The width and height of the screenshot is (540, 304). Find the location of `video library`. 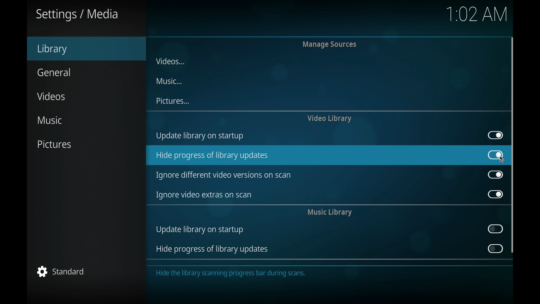

video library is located at coordinates (330, 119).